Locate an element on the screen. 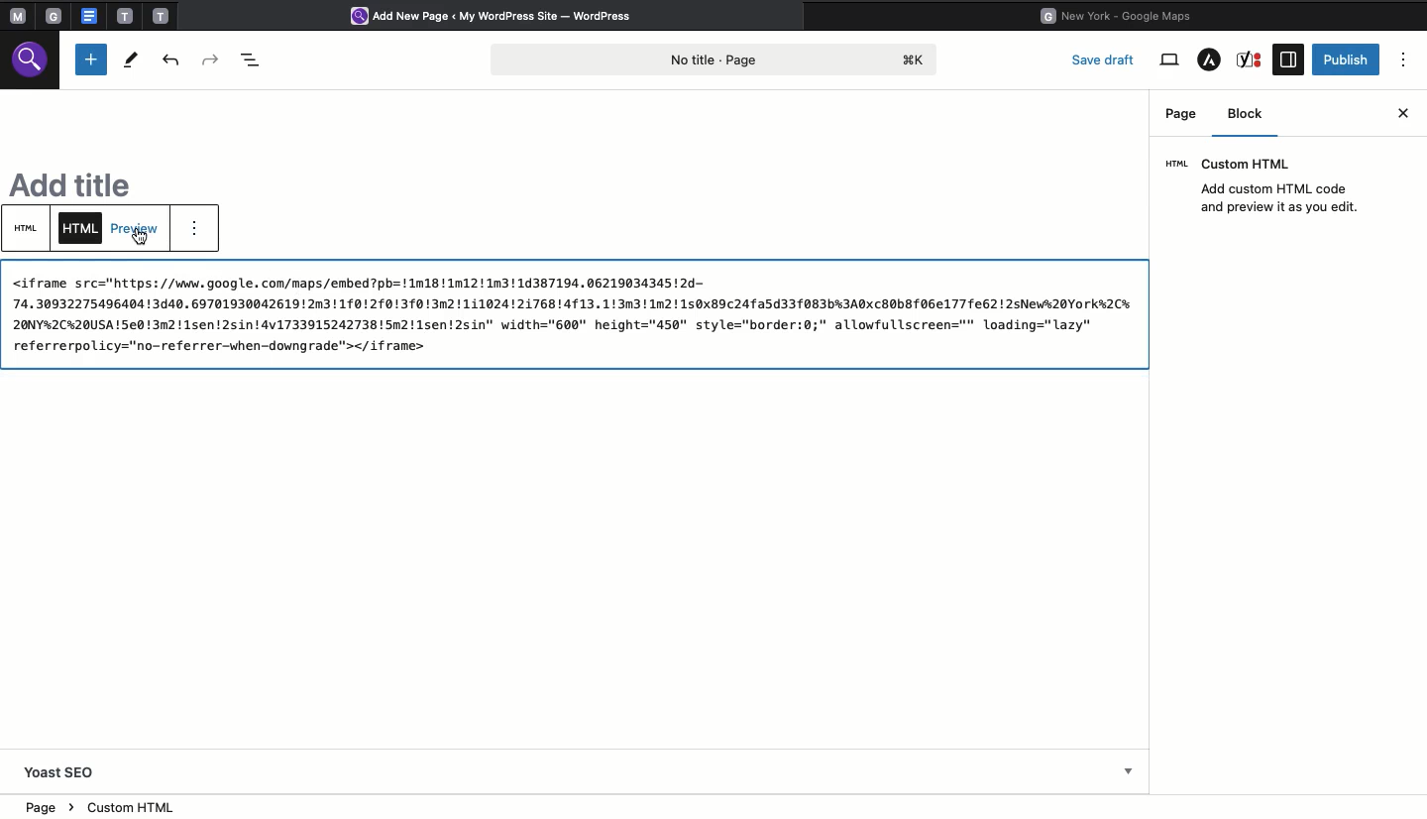 The width and height of the screenshot is (1427, 819). Astra is located at coordinates (1209, 61).